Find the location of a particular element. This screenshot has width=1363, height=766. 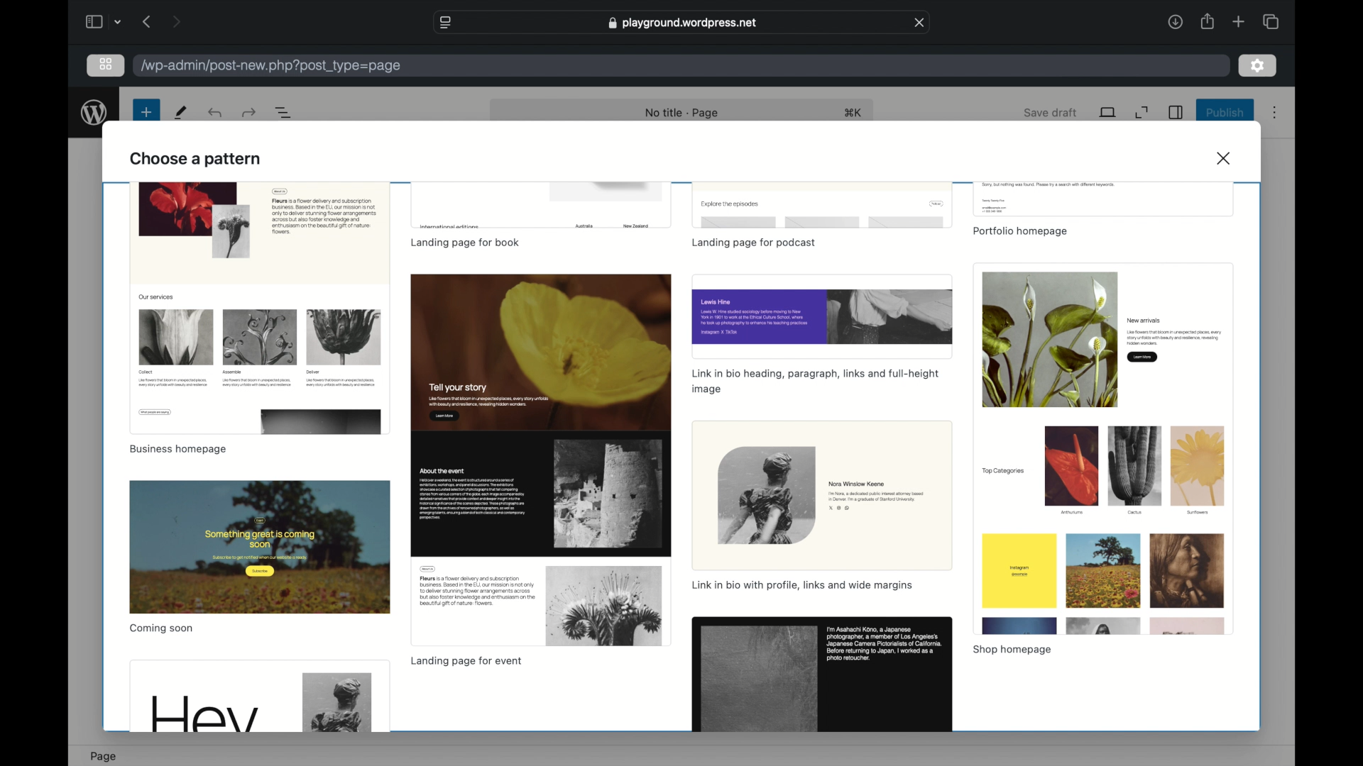

sidebar is located at coordinates (93, 21).